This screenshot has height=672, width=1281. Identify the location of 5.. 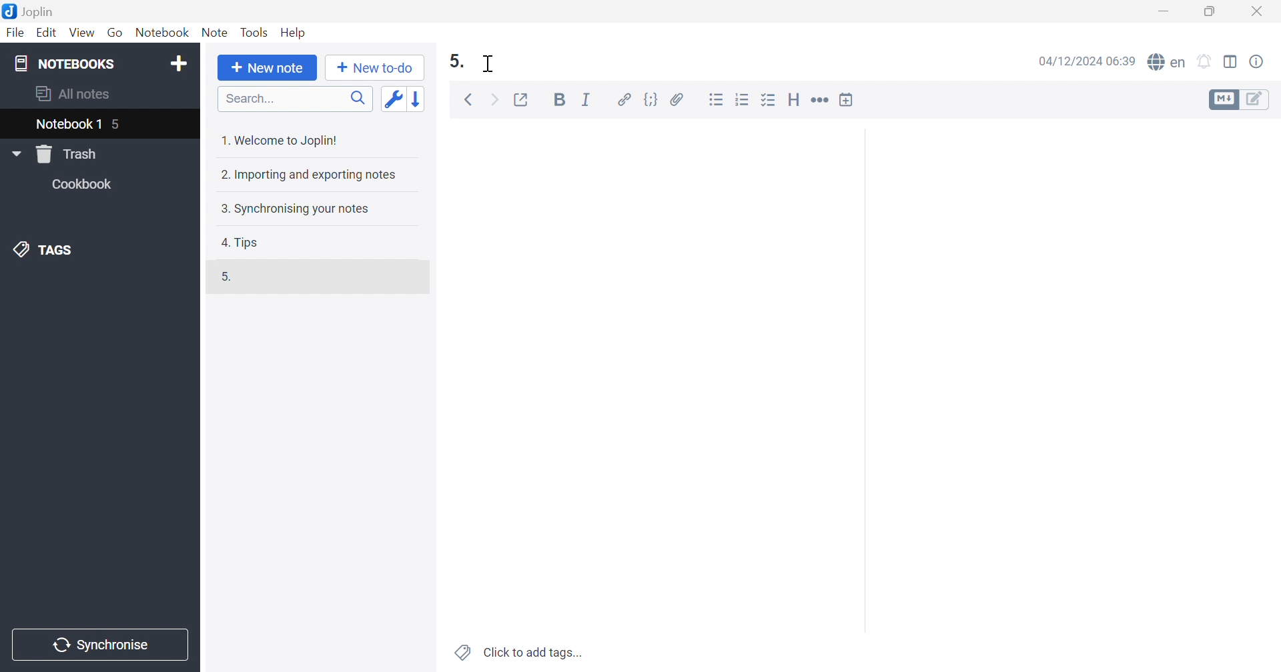
(456, 61).